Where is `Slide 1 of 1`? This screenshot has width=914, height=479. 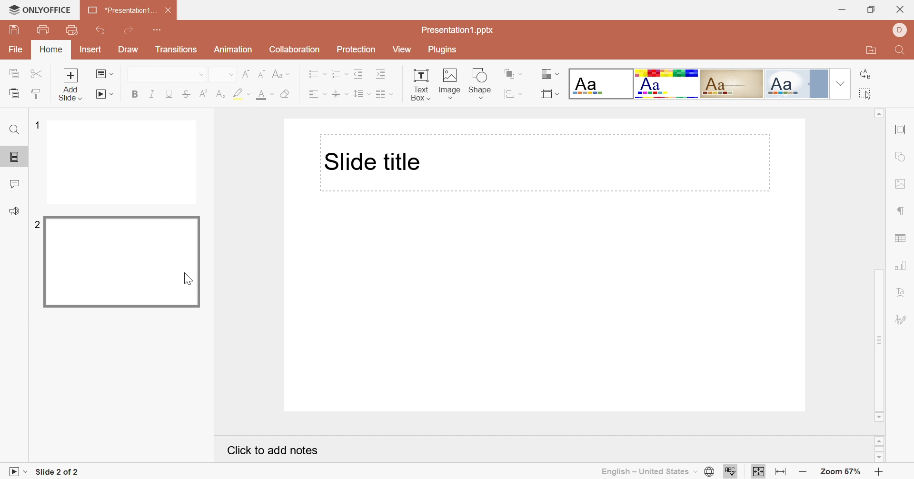 Slide 1 of 1 is located at coordinates (58, 472).